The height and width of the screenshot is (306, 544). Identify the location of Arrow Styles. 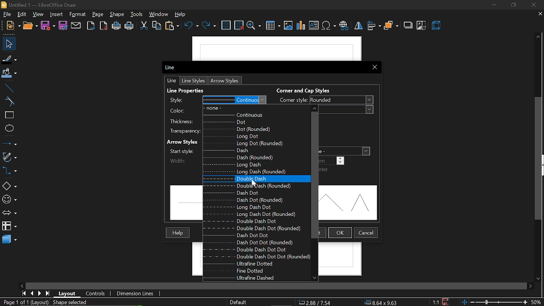
(184, 141).